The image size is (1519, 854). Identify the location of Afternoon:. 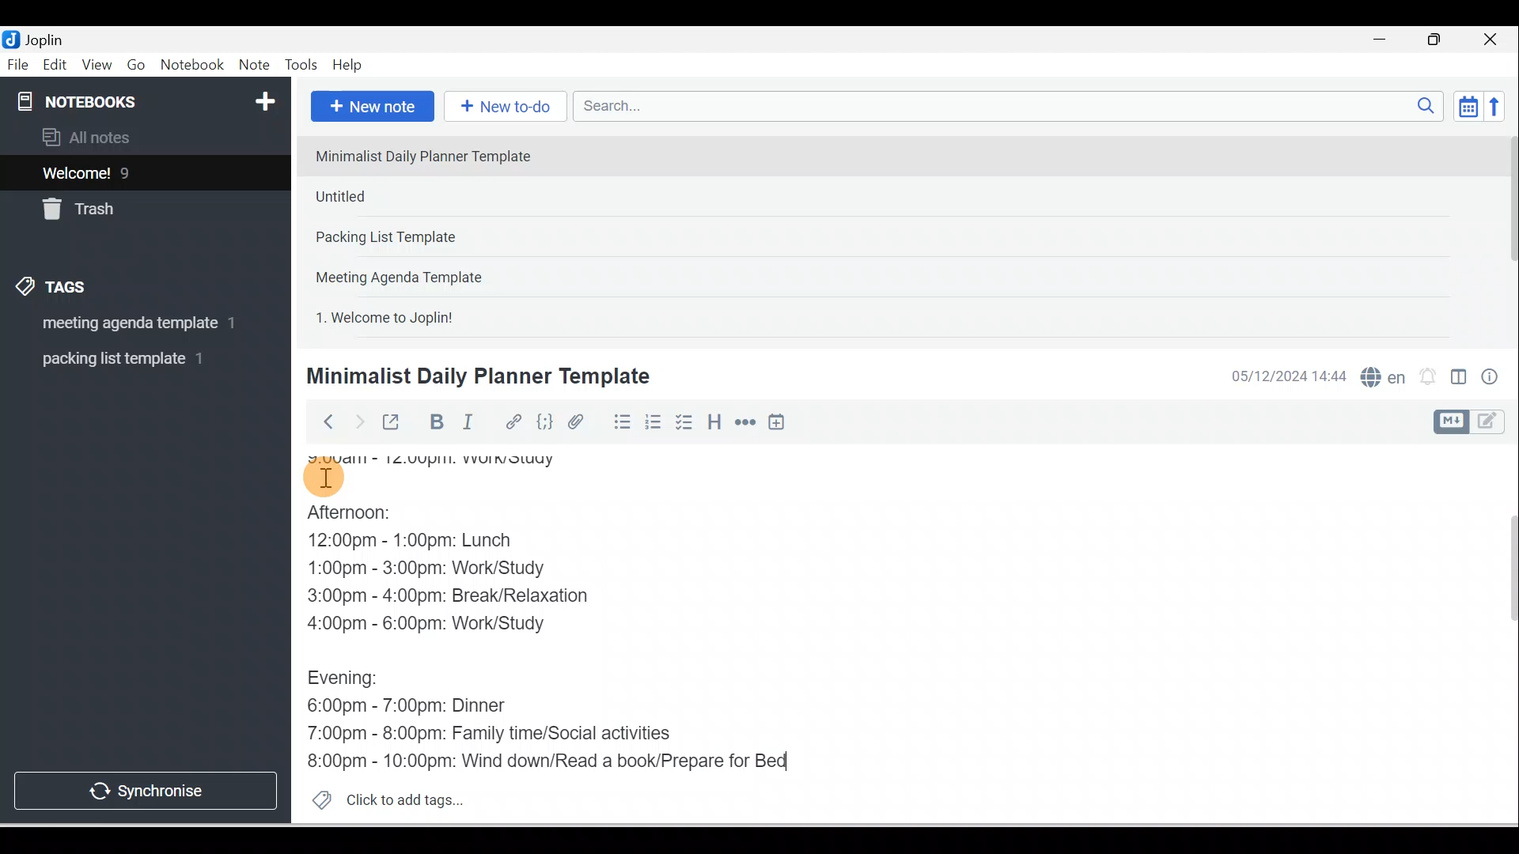
(366, 516).